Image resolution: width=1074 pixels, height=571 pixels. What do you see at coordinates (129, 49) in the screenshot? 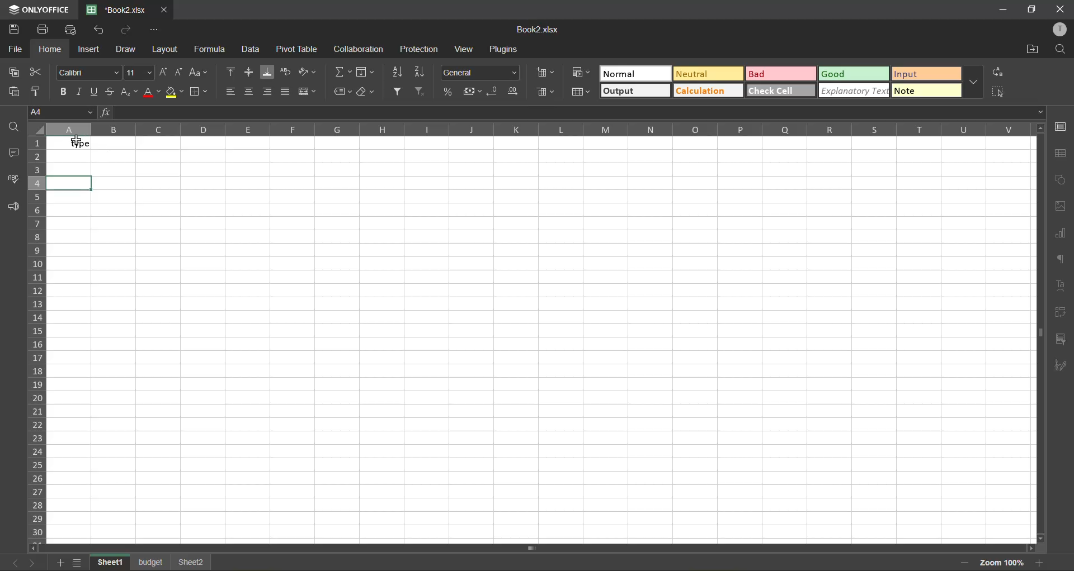
I see `draw` at bounding box center [129, 49].